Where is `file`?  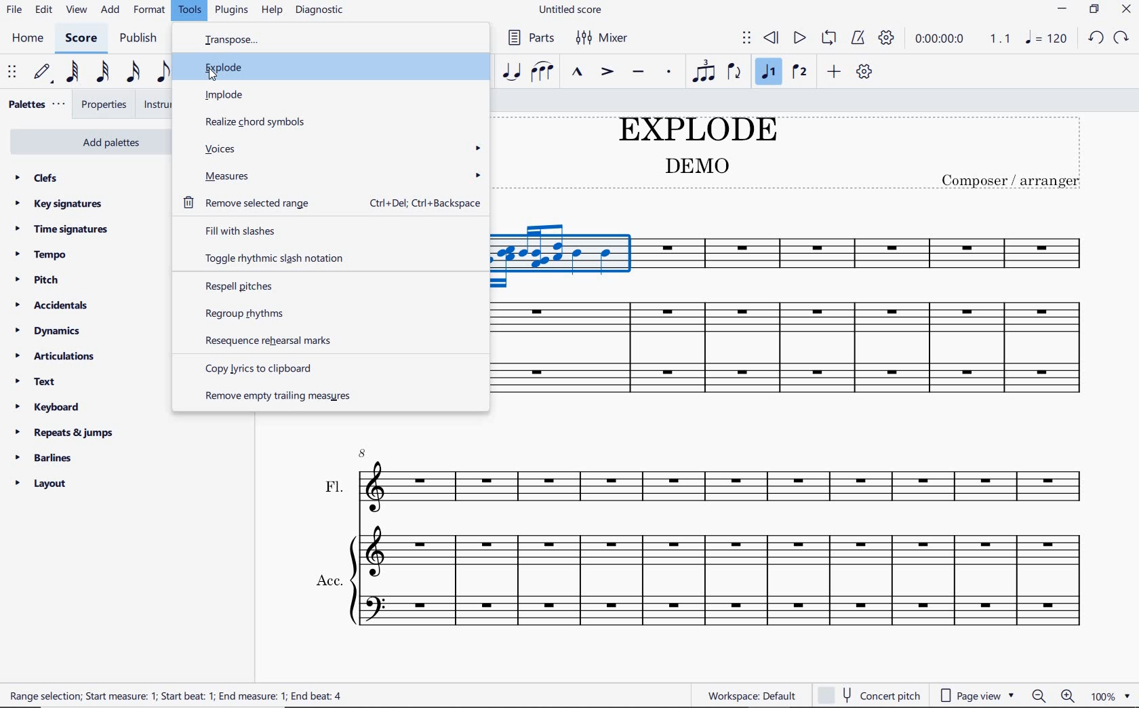
file is located at coordinates (13, 10).